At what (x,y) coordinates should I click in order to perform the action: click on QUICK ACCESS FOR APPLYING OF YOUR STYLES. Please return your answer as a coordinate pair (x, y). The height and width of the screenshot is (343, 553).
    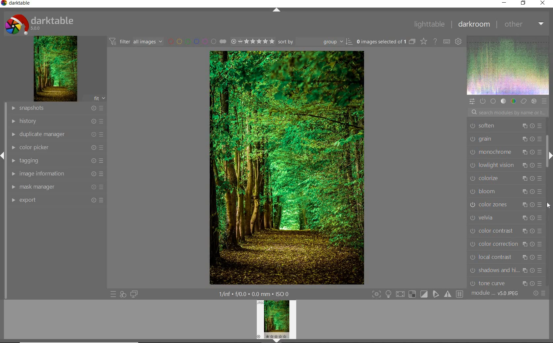
    Looking at the image, I should click on (122, 294).